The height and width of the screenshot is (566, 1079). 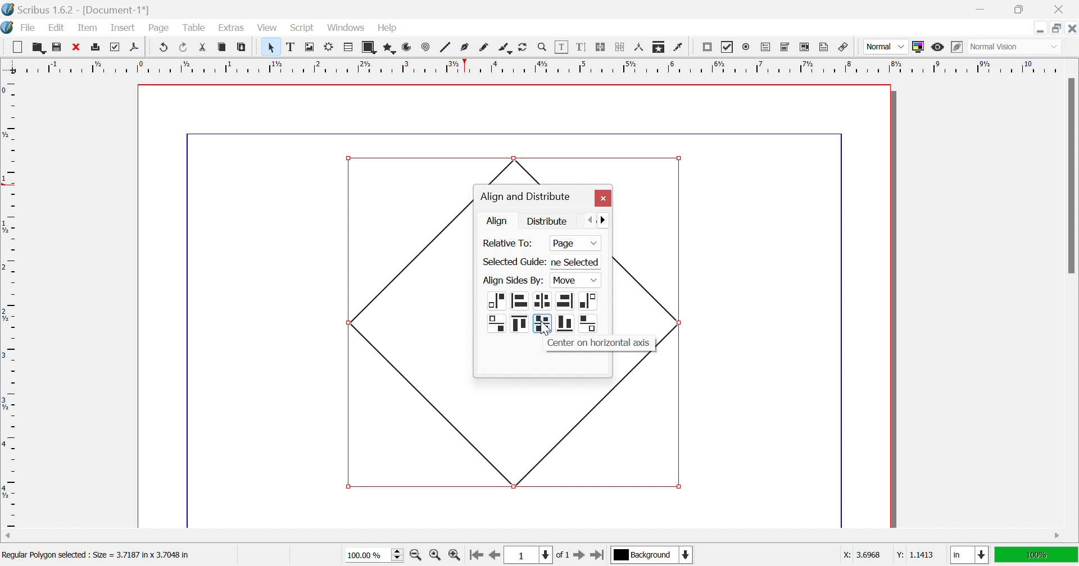 What do you see at coordinates (7, 28) in the screenshot?
I see `Scribus icon` at bounding box center [7, 28].